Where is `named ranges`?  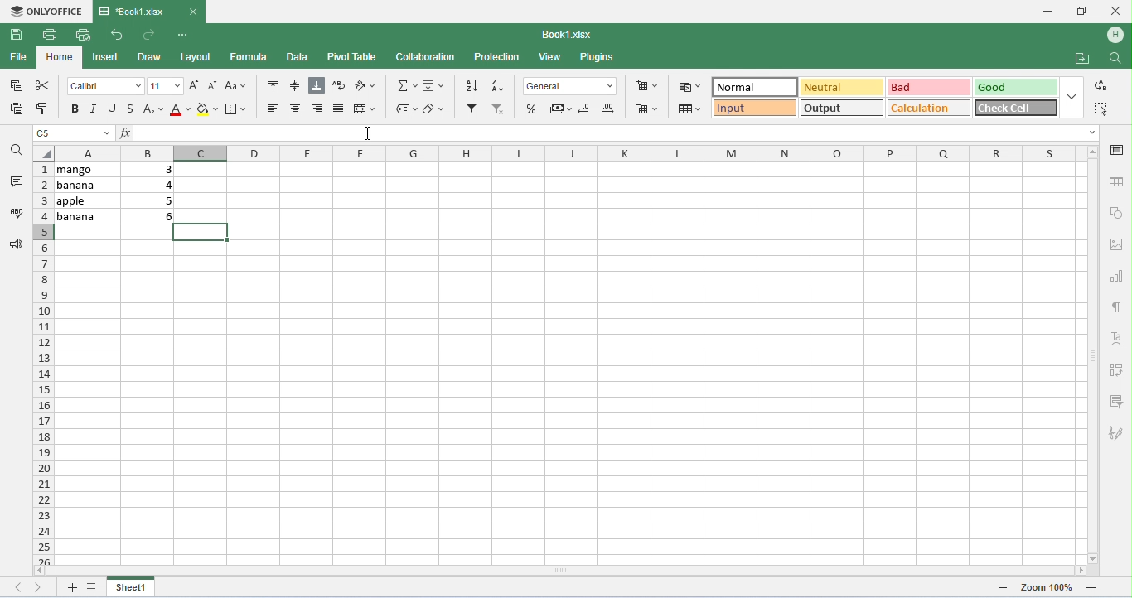
named ranges is located at coordinates (406, 109).